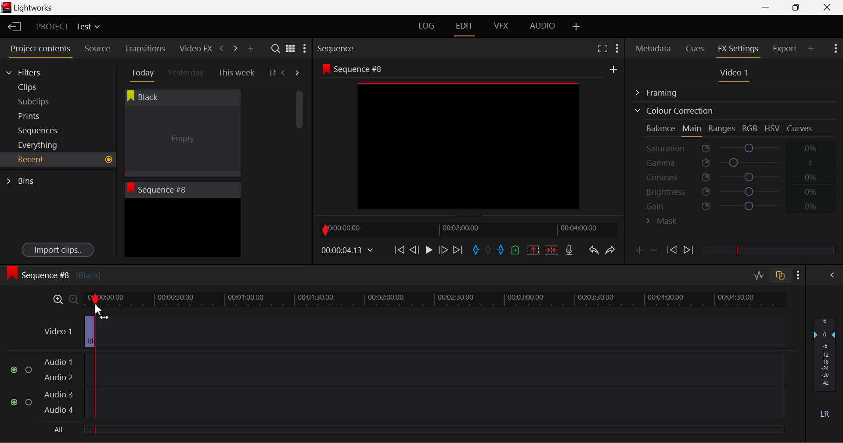 The image size is (843, 443). Describe the element at coordinates (89, 332) in the screenshot. I see `Clip 1 Segment` at that location.